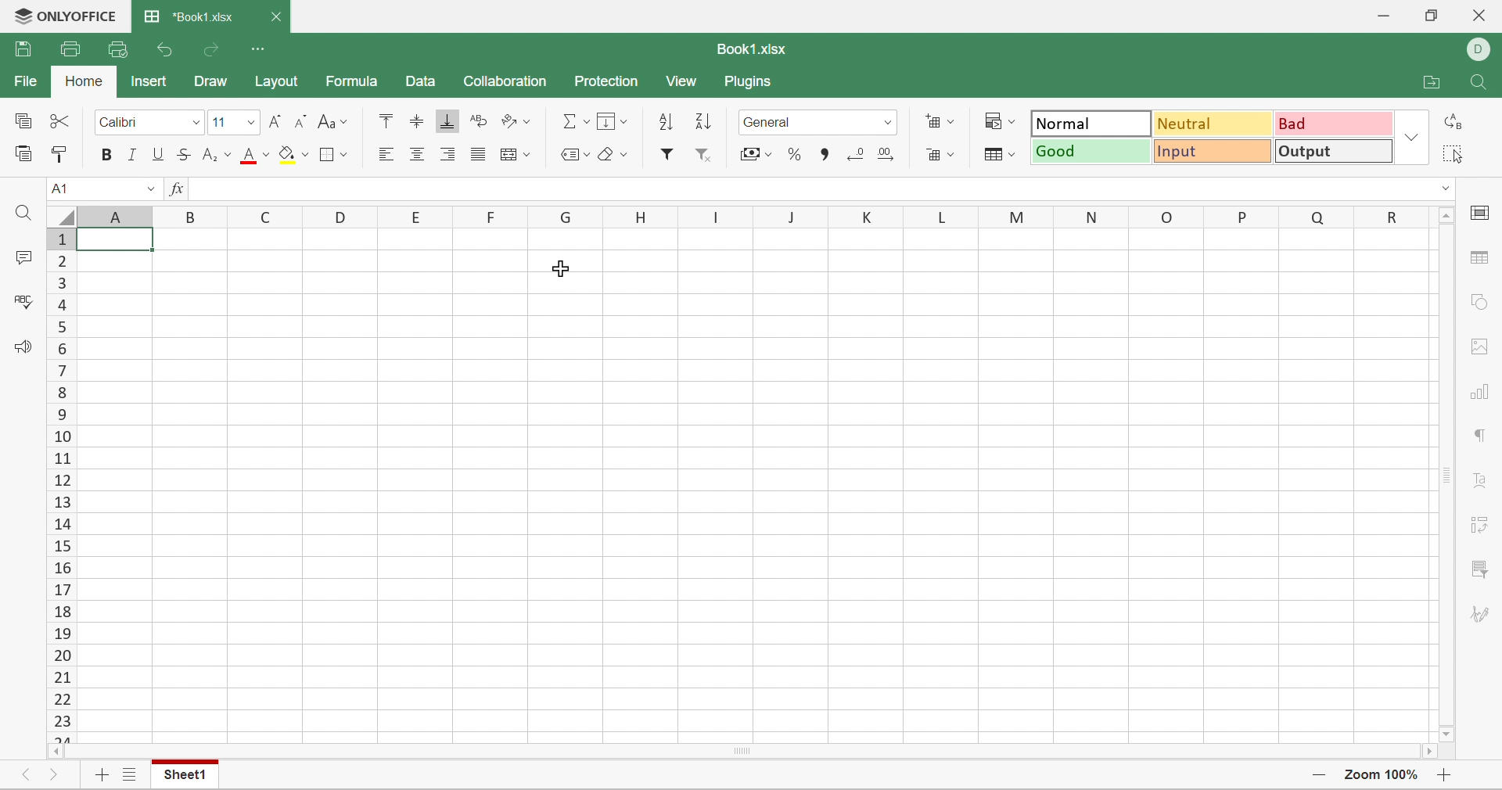 The height and width of the screenshot is (790, 1502). I want to click on Pivot table, so click(1481, 524).